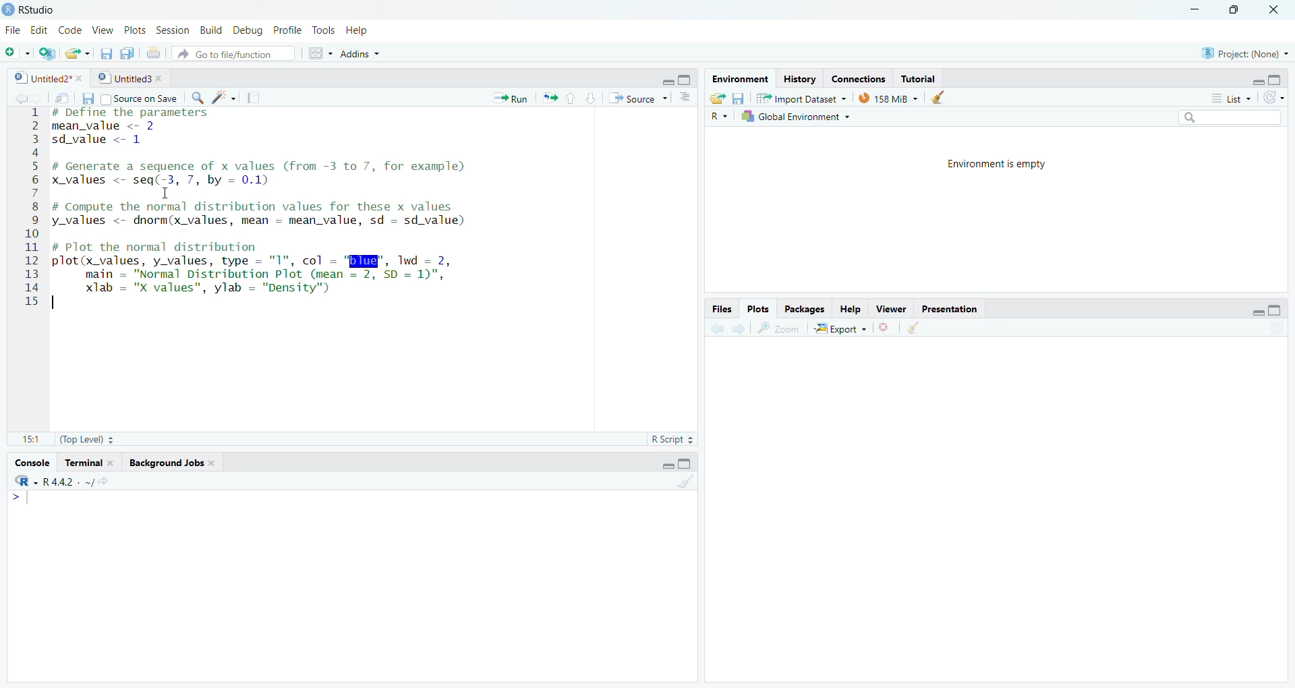 The height and width of the screenshot is (688, 1295). Describe the element at coordinates (1277, 98) in the screenshot. I see `Refresh` at that location.